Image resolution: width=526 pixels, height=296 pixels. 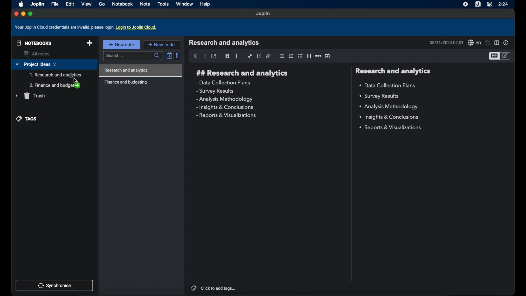 What do you see at coordinates (497, 43) in the screenshot?
I see `toggle editor layout` at bounding box center [497, 43].